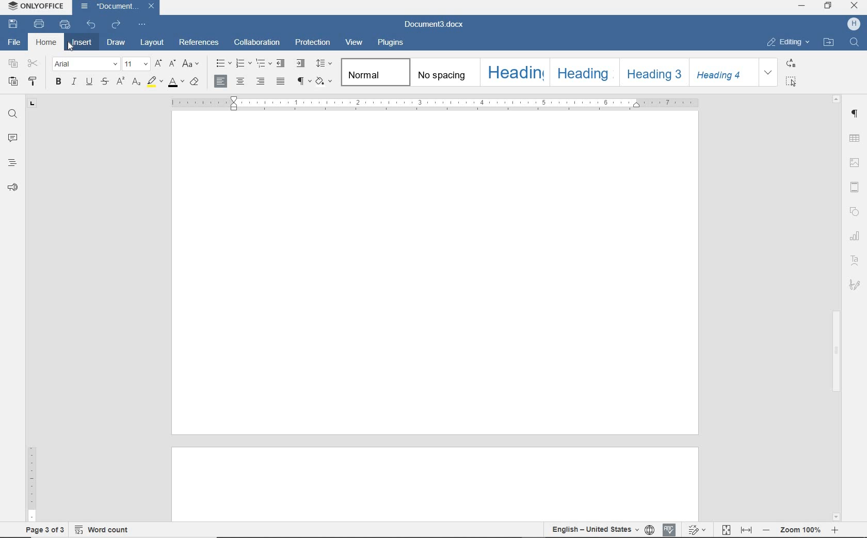  I want to click on NORMAL, so click(373, 72).